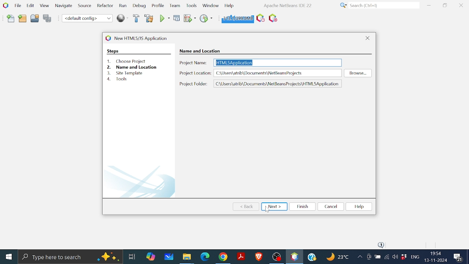  What do you see at coordinates (273, 18) in the screenshot?
I see `Stop Background Task` at bounding box center [273, 18].